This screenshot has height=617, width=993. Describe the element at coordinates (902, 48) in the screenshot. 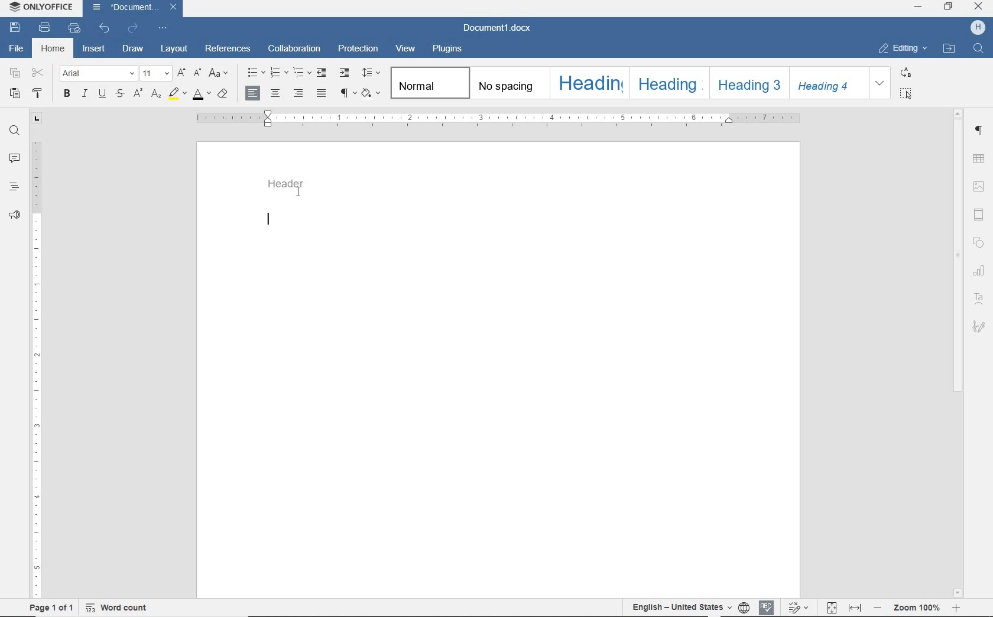

I see `EDITING` at that location.